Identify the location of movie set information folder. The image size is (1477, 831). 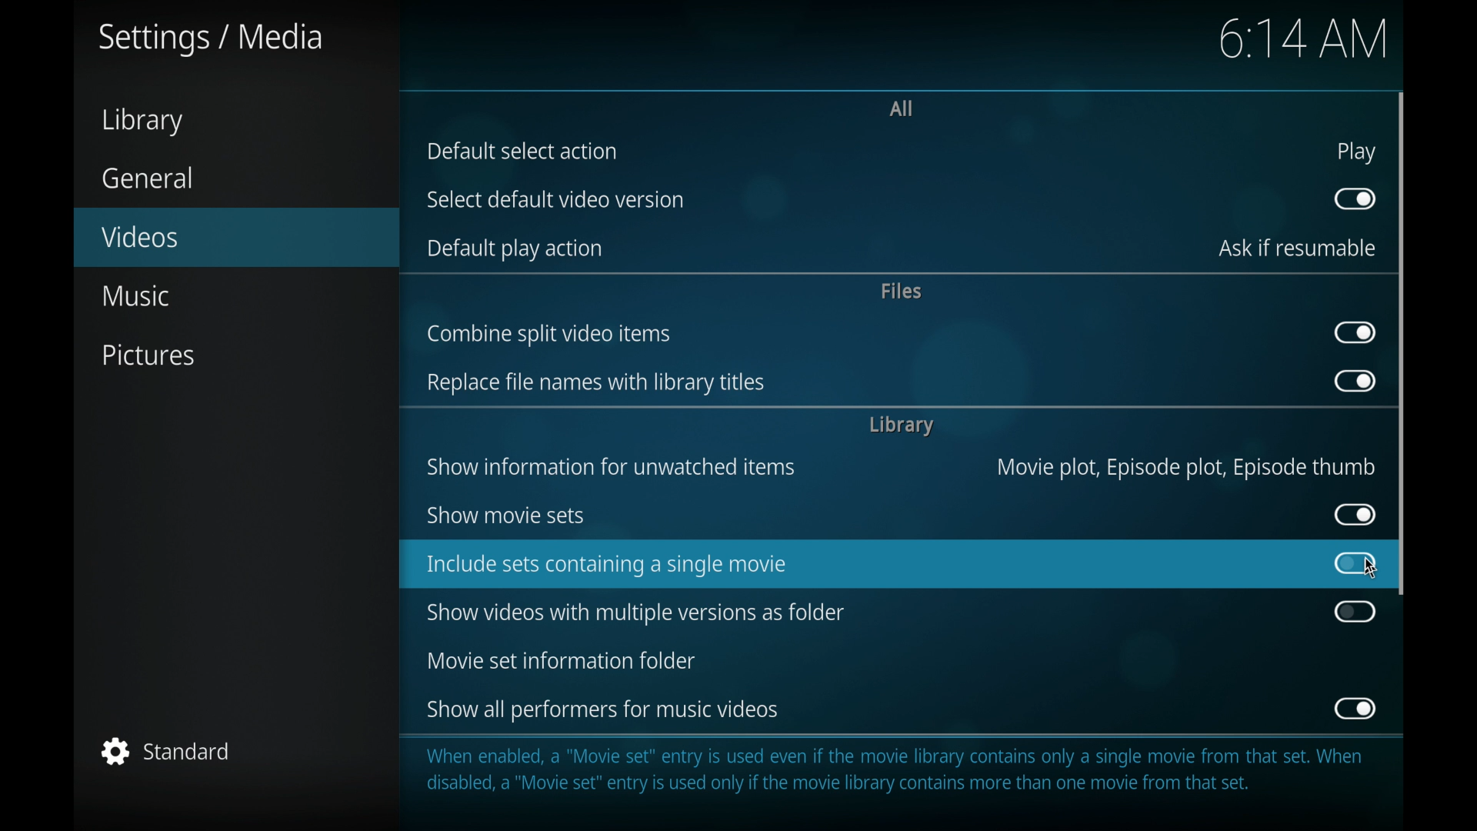
(560, 661).